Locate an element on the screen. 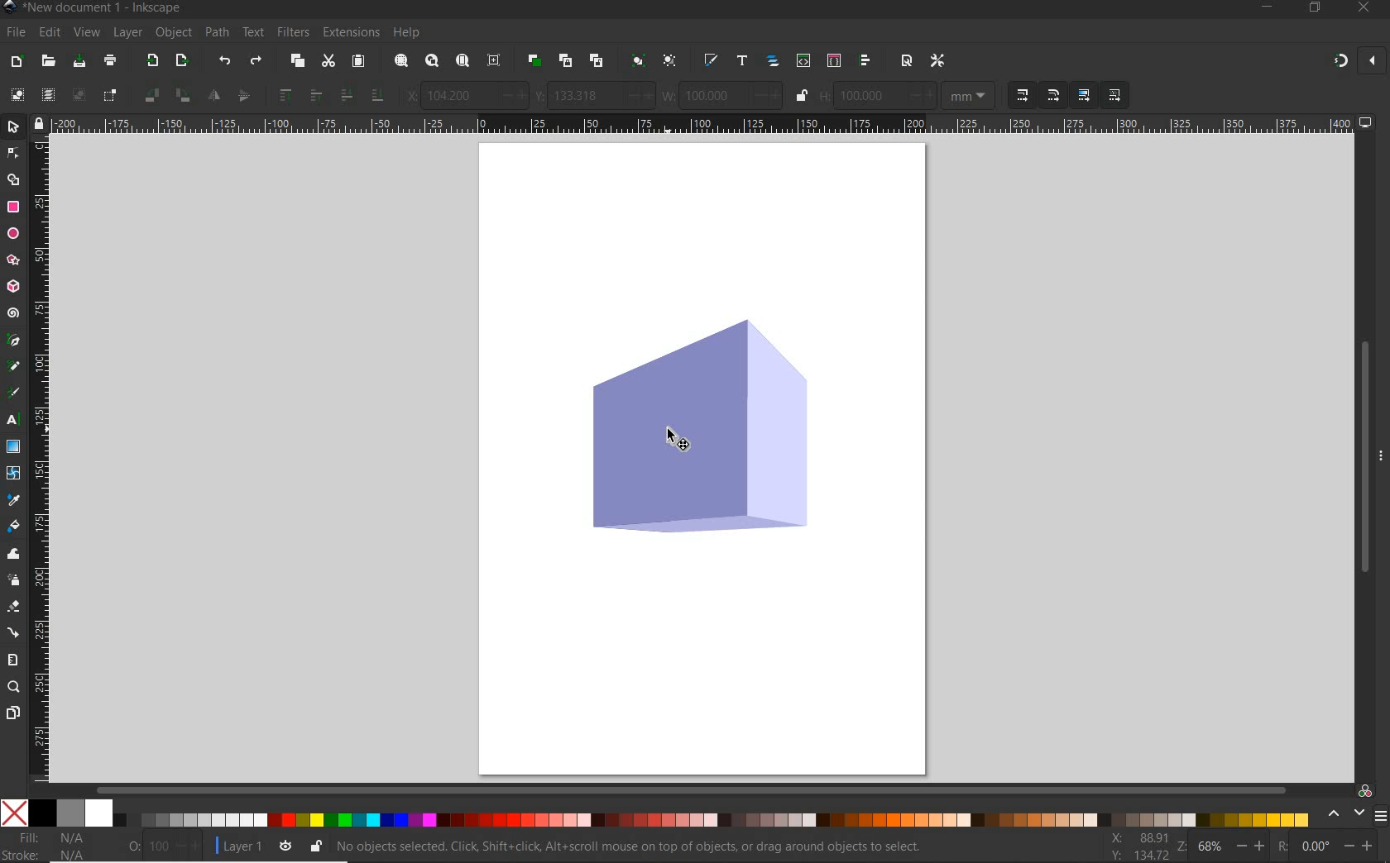  SAVE is located at coordinates (79, 60).